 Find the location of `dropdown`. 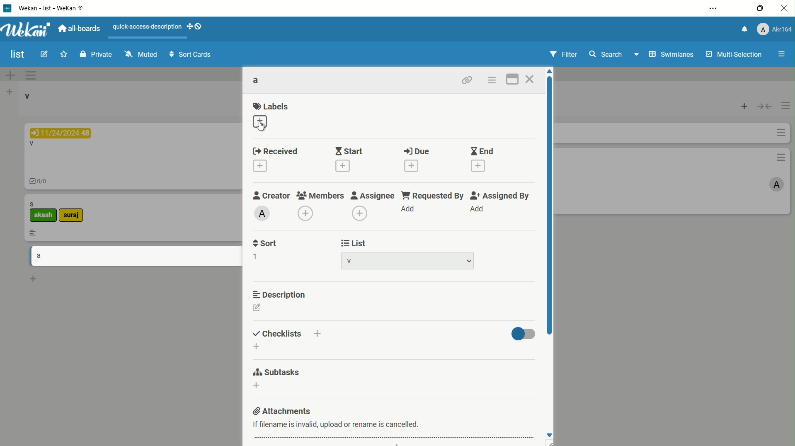

dropdown is located at coordinates (469, 262).